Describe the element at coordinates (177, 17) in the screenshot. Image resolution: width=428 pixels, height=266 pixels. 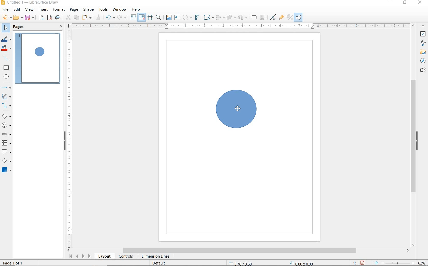
I see `INSERT TEXT BOX` at that location.